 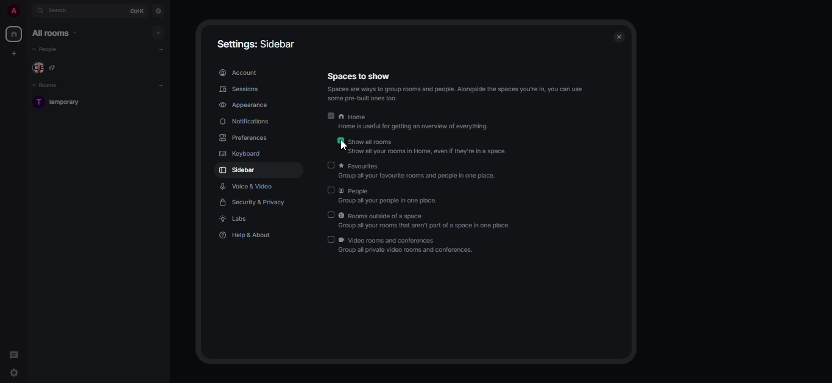 I want to click on favorites, so click(x=423, y=170).